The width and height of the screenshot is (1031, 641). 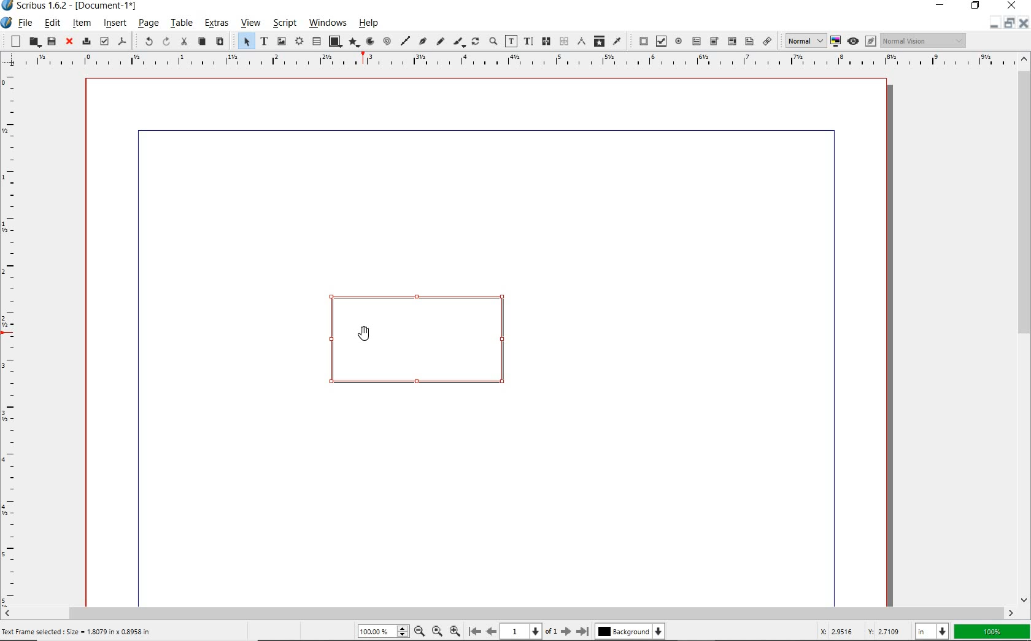 What do you see at coordinates (925, 42) in the screenshot?
I see `Normal Vision` at bounding box center [925, 42].